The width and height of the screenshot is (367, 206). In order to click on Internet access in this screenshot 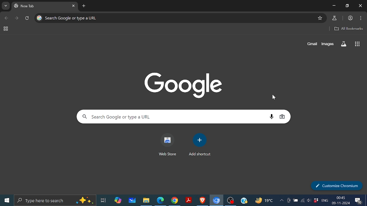, I will do `click(302, 200)`.